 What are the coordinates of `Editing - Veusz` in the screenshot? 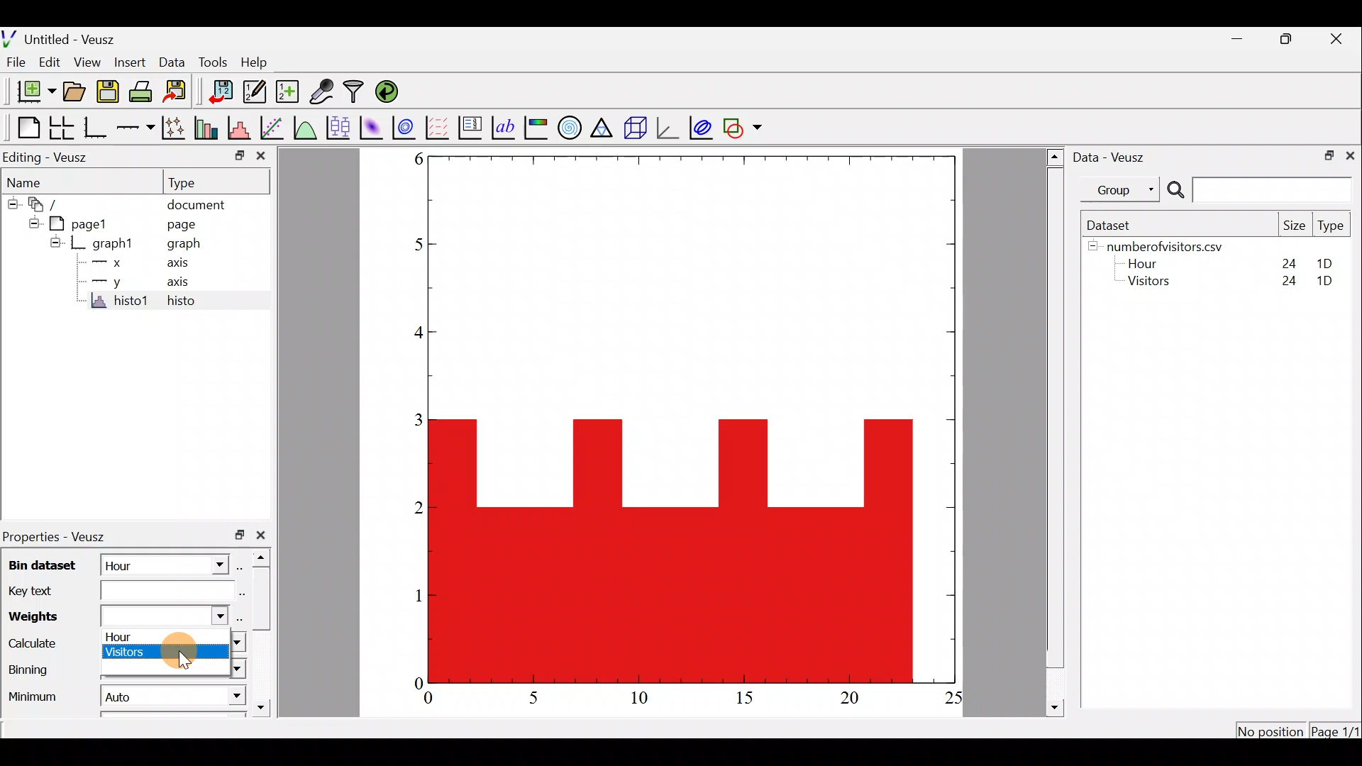 It's located at (48, 157).